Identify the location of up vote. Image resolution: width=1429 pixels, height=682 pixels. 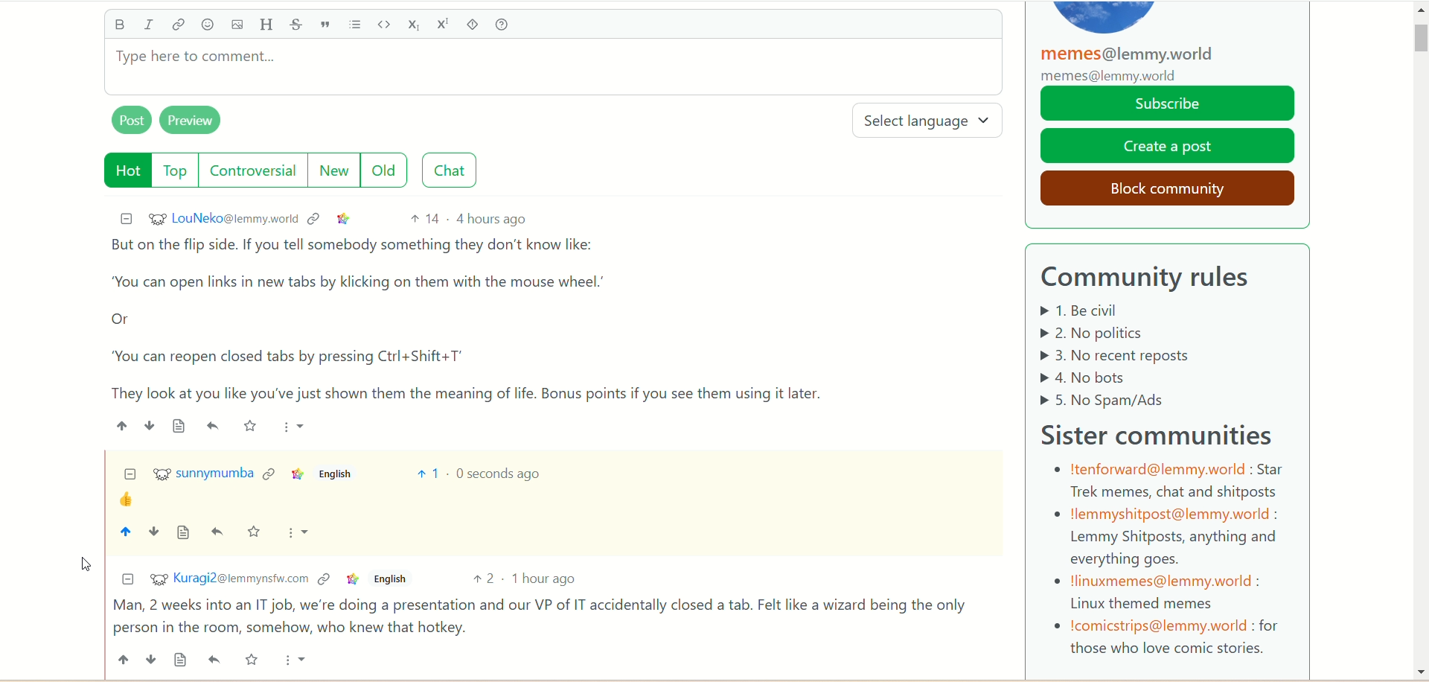
(124, 529).